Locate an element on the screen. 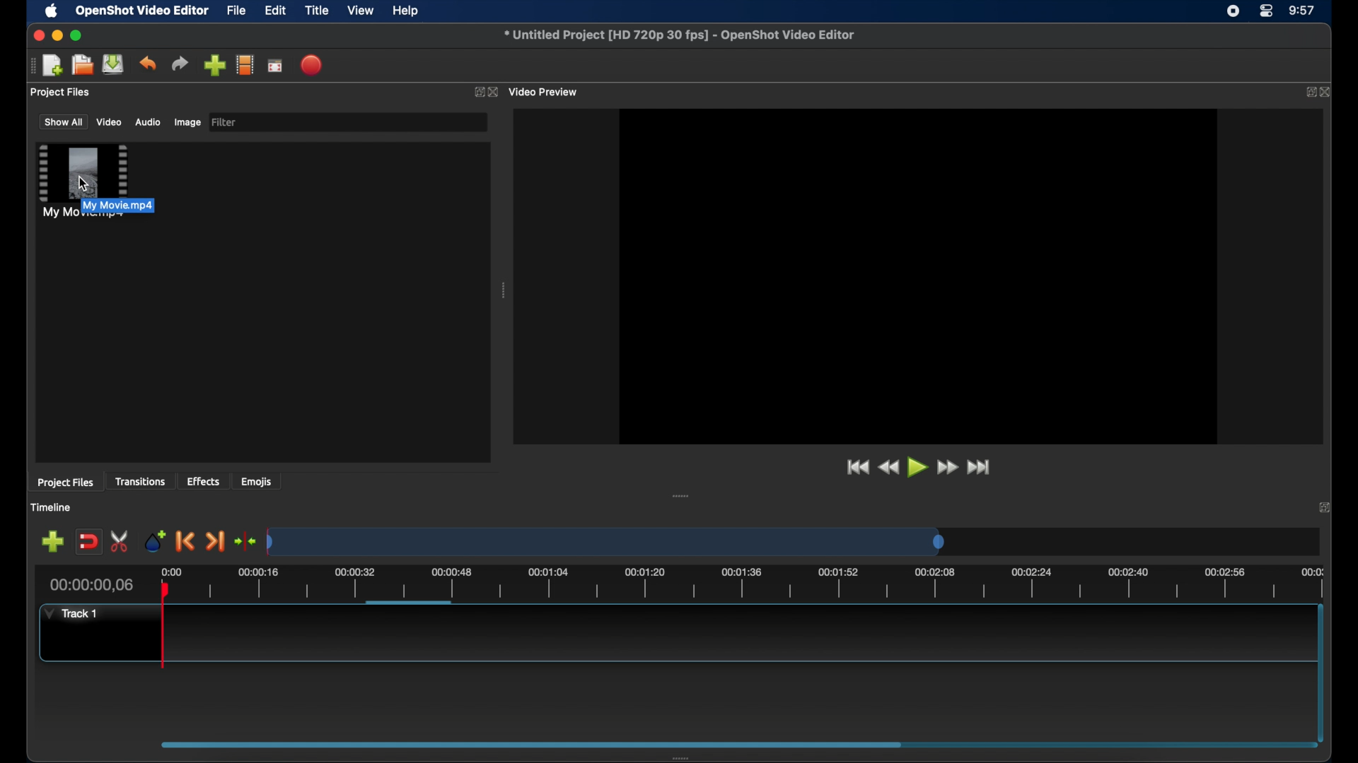 The height and width of the screenshot is (763, 1358). disable snapping is located at coordinates (88, 542).